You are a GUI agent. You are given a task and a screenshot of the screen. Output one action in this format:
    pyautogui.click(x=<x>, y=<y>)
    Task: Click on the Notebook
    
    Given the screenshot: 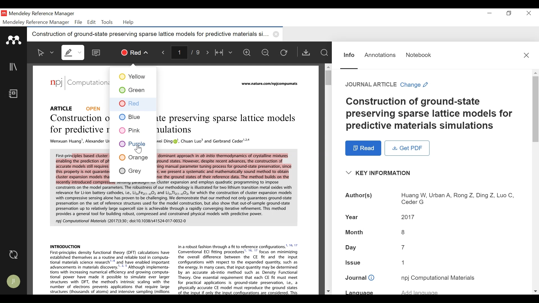 What is the action you would take?
    pyautogui.click(x=14, y=94)
    